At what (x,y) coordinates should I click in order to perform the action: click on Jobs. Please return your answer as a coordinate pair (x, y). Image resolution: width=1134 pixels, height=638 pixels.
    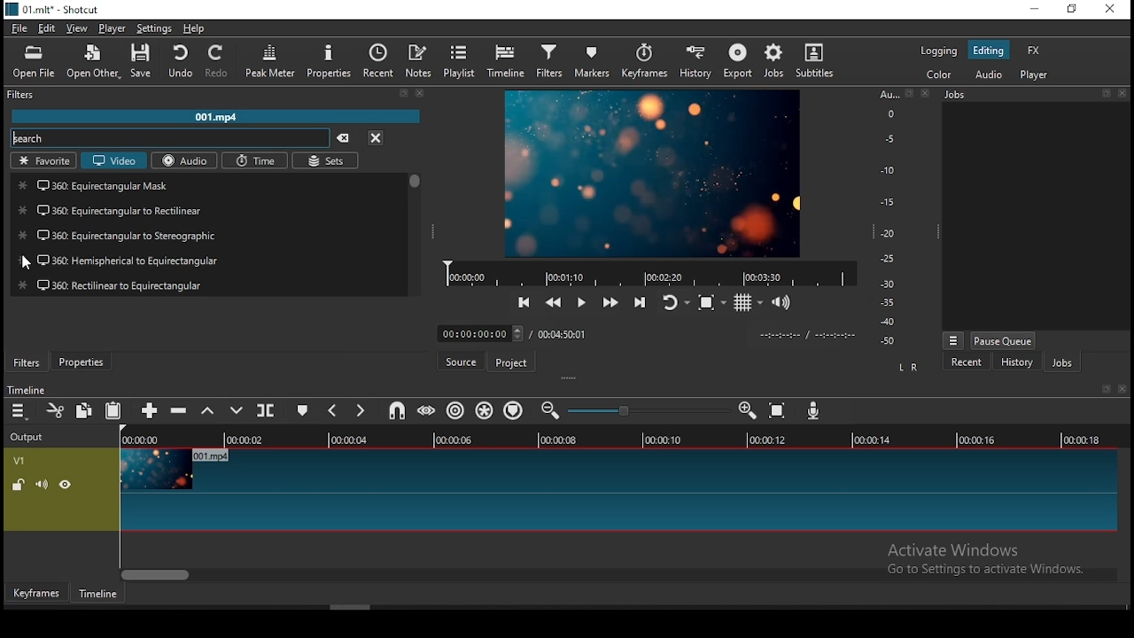
    Looking at the image, I should click on (960, 95).